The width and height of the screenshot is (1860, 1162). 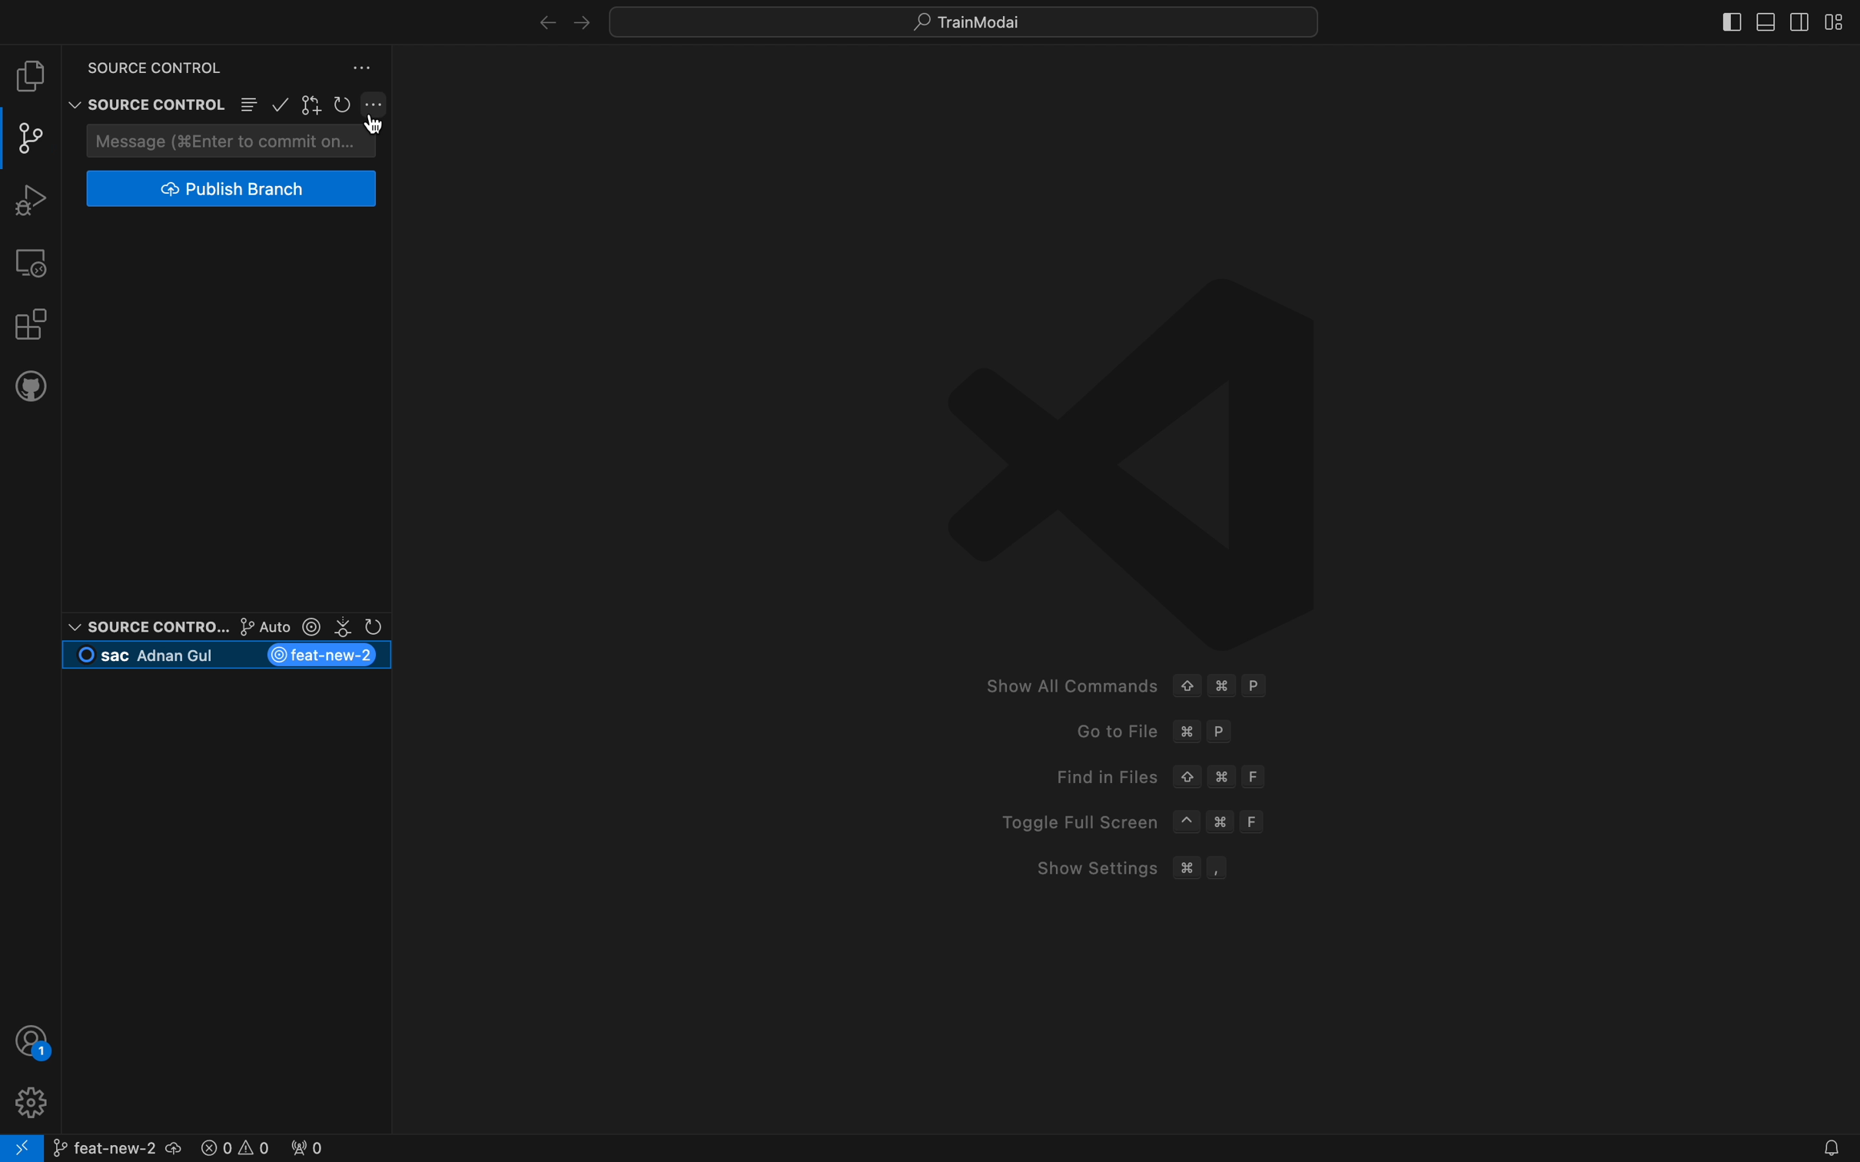 I want to click on publish, so click(x=234, y=189).